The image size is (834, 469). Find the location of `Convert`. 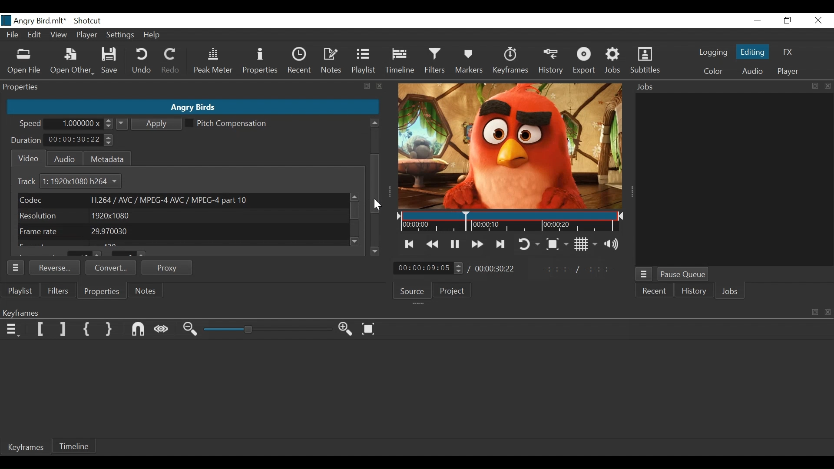

Convert is located at coordinates (110, 268).